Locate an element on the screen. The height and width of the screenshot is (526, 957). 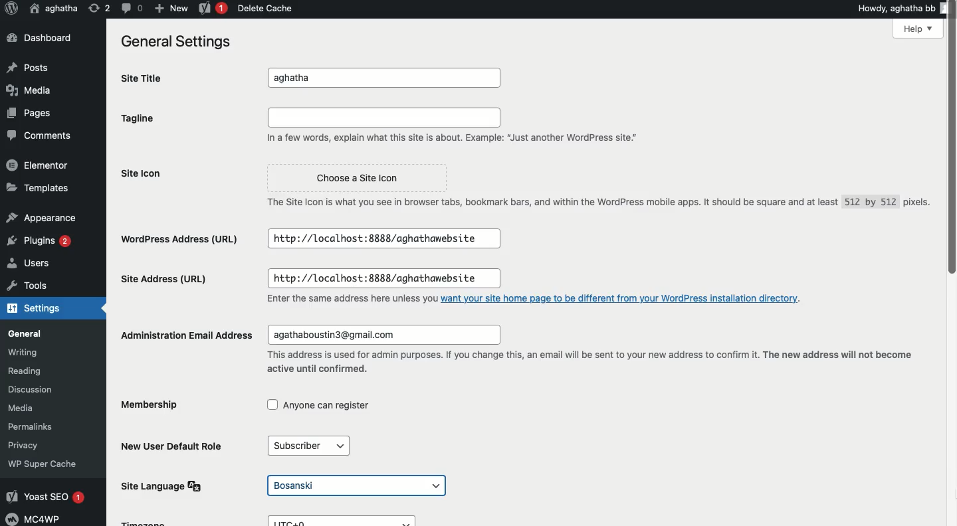
General settings is located at coordinates (173, 41).